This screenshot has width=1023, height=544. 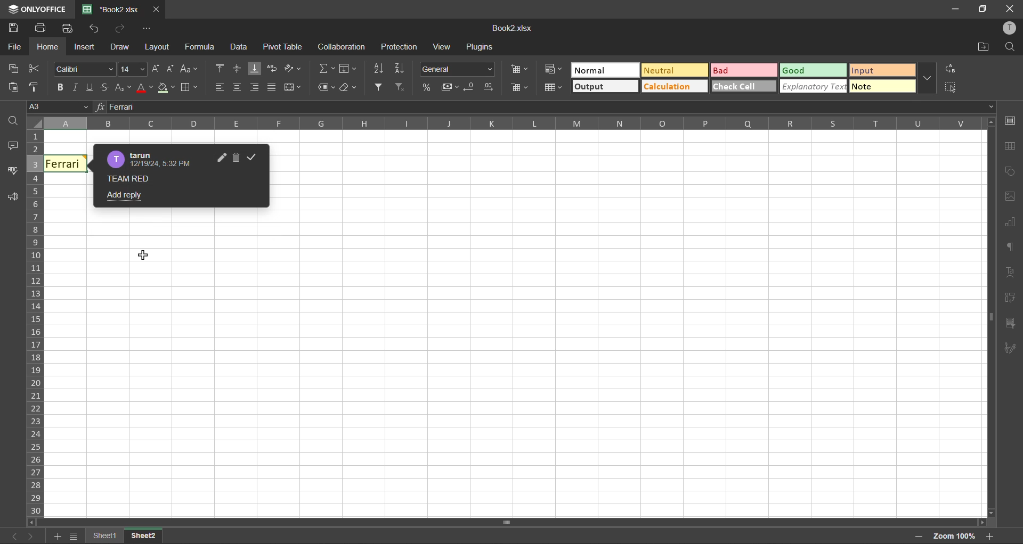 I want to click on file, so click(x=12, y=47).